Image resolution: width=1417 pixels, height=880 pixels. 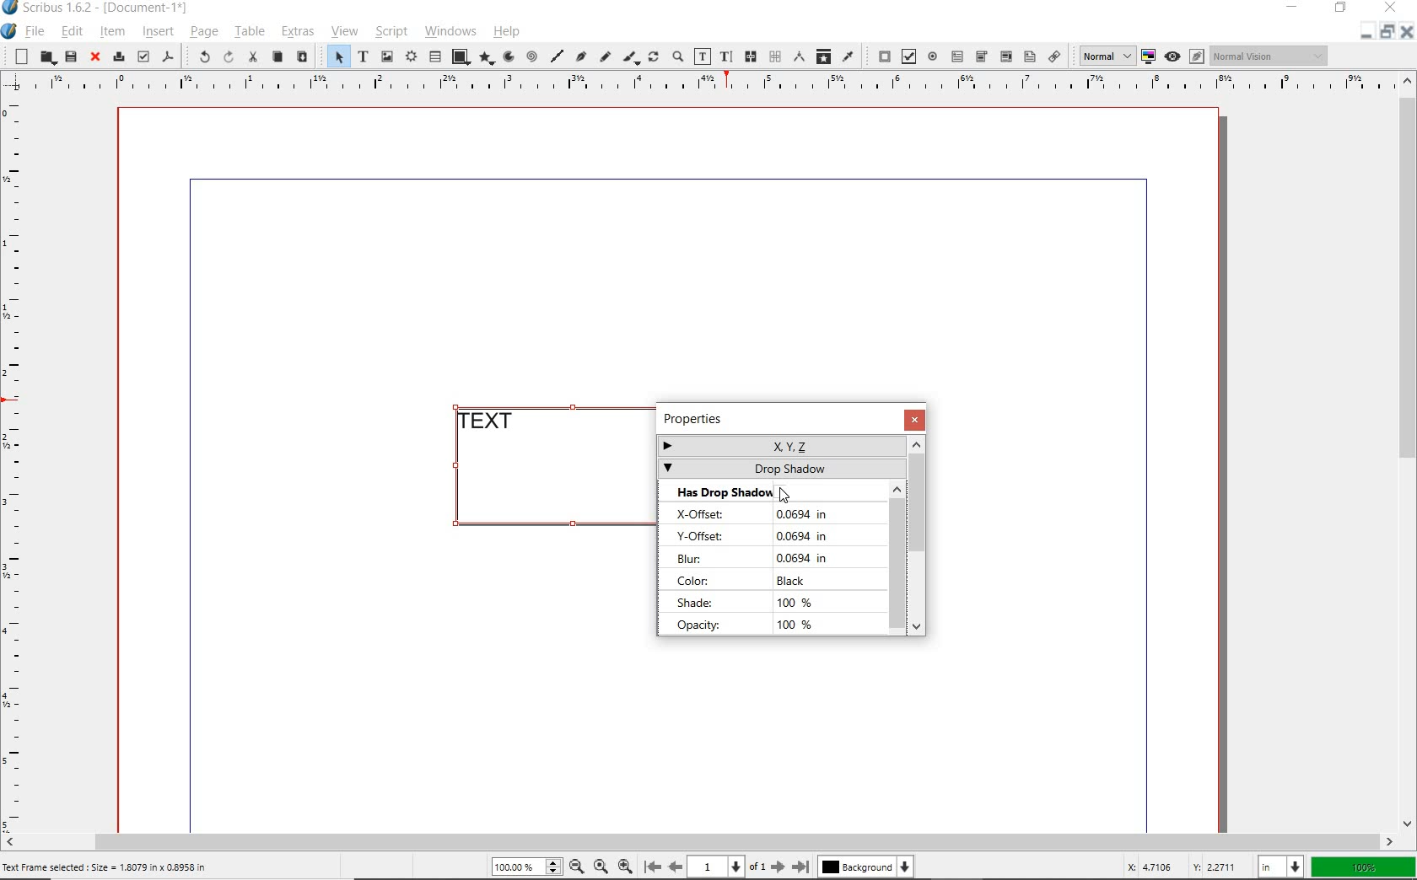 I want to click on scrollbar, so click(x=918, y=534).